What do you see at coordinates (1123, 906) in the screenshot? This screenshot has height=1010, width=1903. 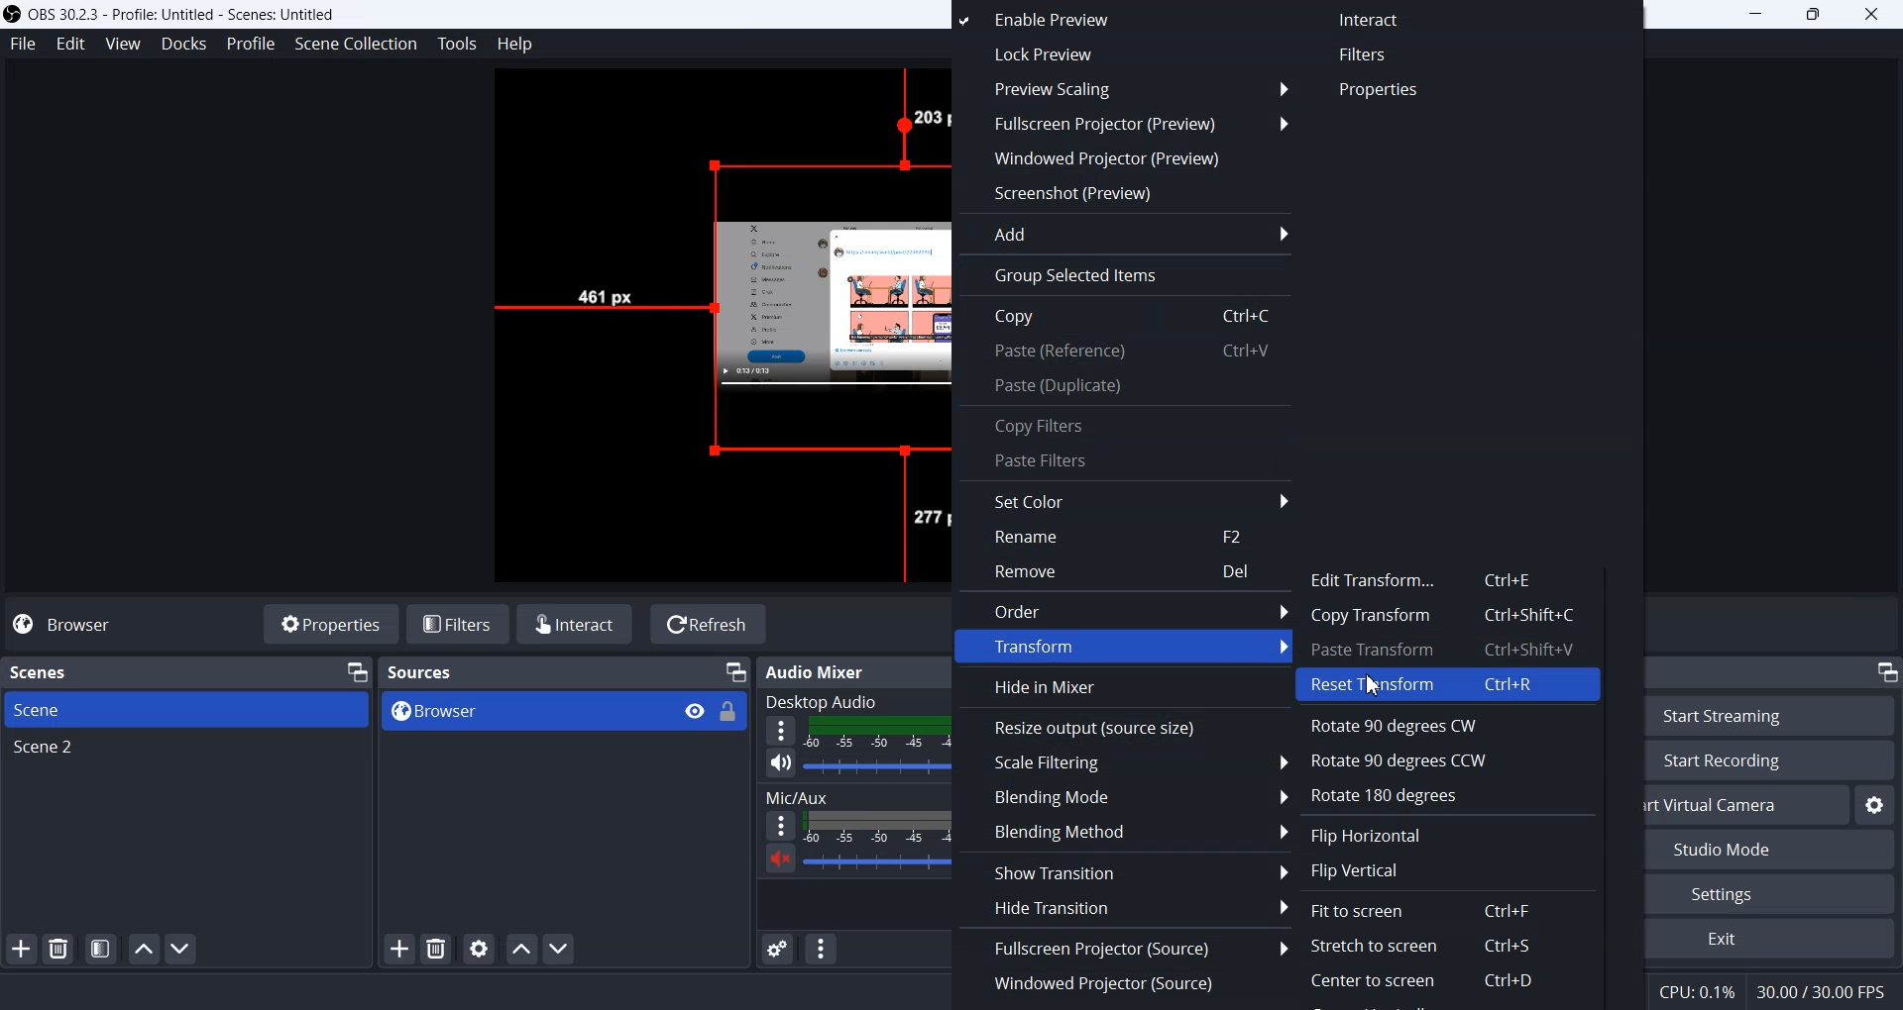 I see `Hide Transition` at bounding box center [1123, 906].